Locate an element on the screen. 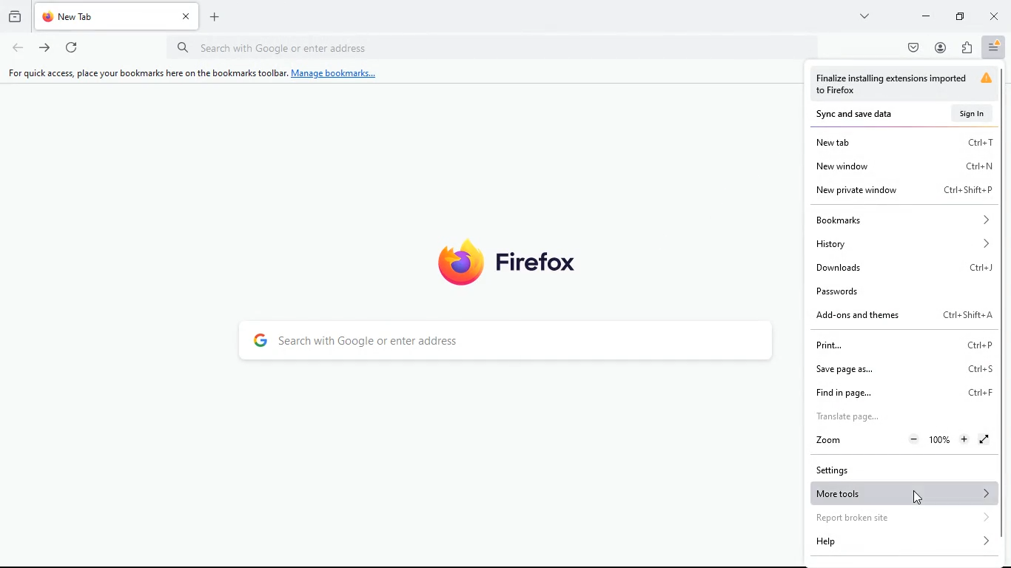 Image resolution: width=1011 pixels, height=568 pixels. maximize is located at coordinates (958, 16).